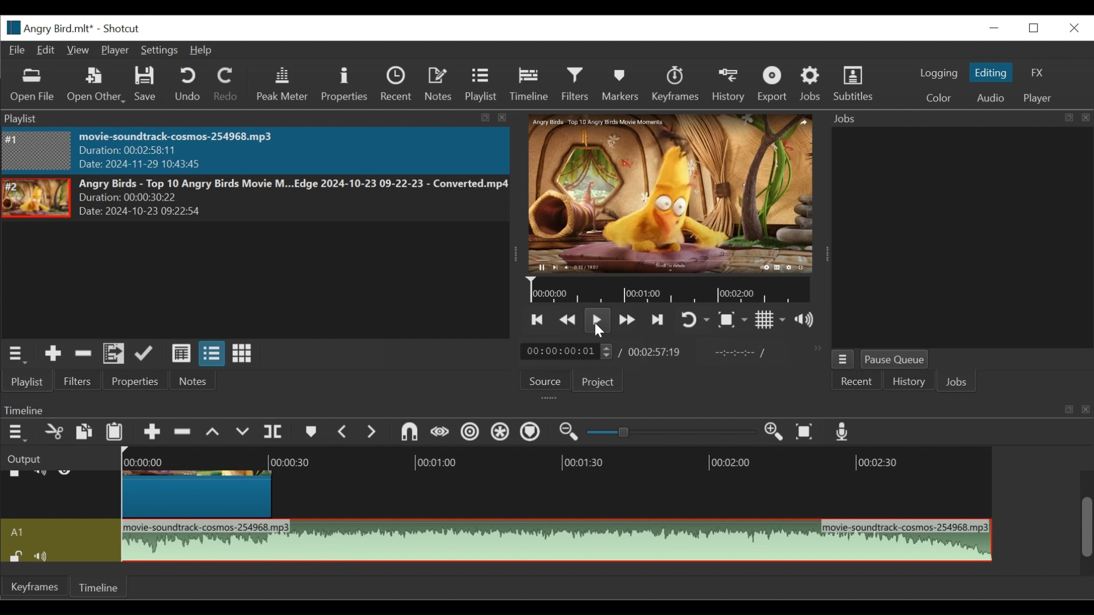 The image size is (1094, 615). Describe the element at coordinates (898, 359) in the screenshot. I see `Pause Queue` at that location.